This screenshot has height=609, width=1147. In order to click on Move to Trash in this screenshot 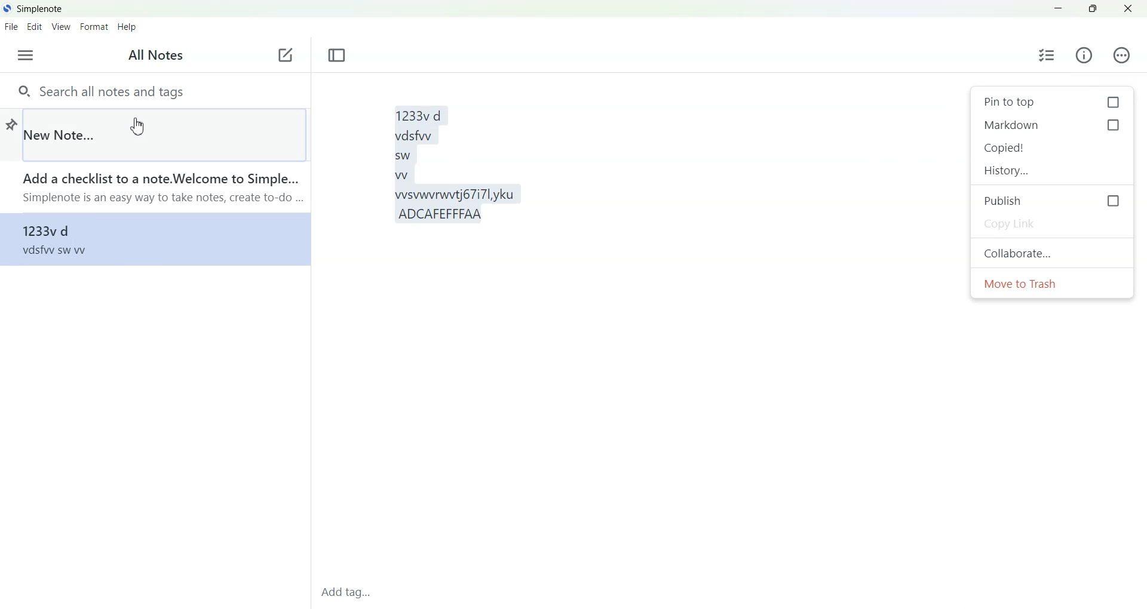, I will do `click(1053, 284)`.